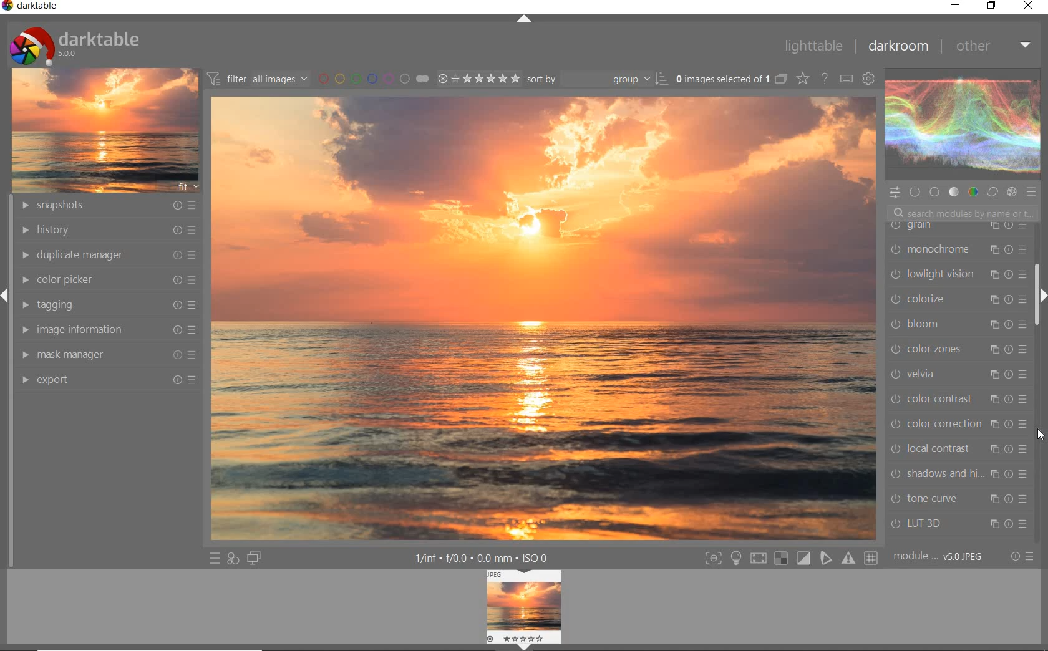 The width and height of the screenshot is (1048, 651). What do you see at coordinates (720, 79) in the screenshot?
I see `SELSECTED IMAGE` at bounding box center [720, 79].